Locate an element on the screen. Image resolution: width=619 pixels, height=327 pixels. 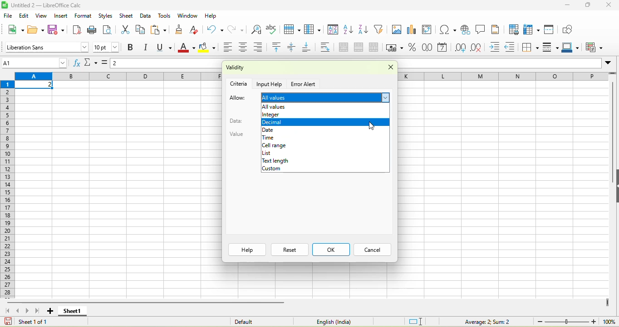
integer is located at coordinates (325, 115).